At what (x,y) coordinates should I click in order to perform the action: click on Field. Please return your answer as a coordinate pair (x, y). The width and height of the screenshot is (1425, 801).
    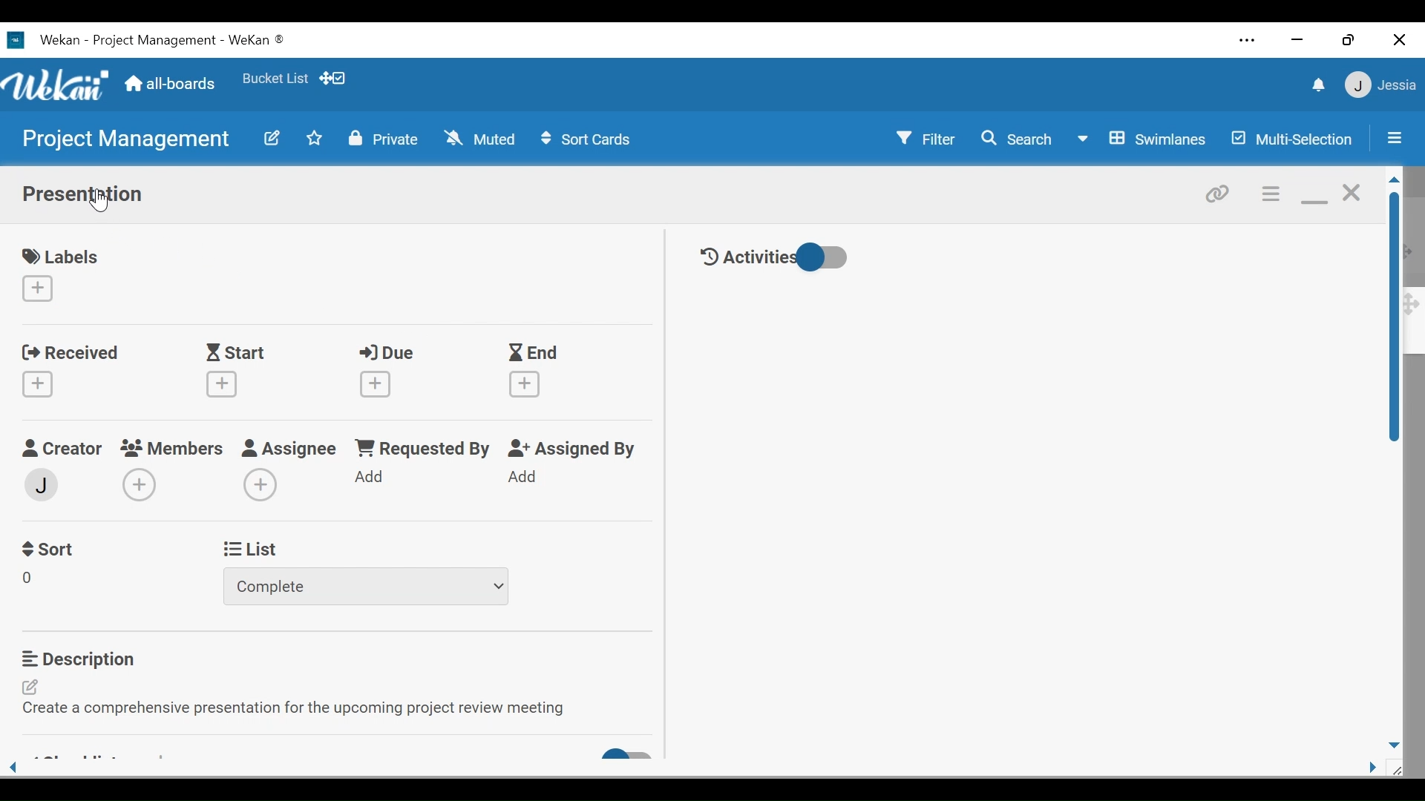
    Looking at the image, I should click on (28, 579).